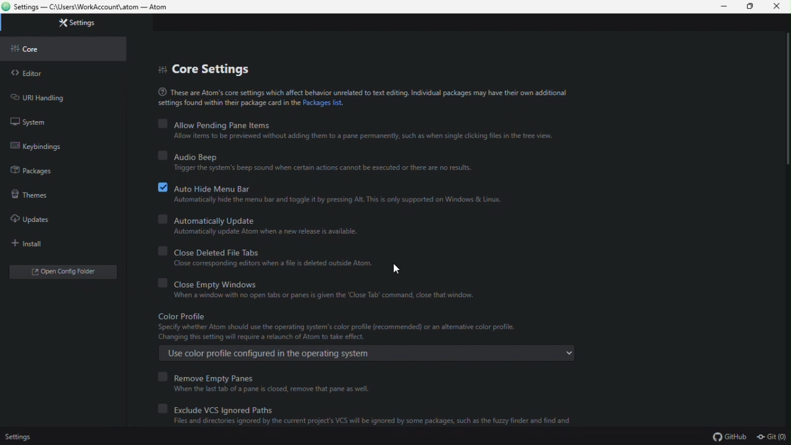  Describe the element at coordinates (263, 225) in the screenshot. I see `Automatically update` at that location.